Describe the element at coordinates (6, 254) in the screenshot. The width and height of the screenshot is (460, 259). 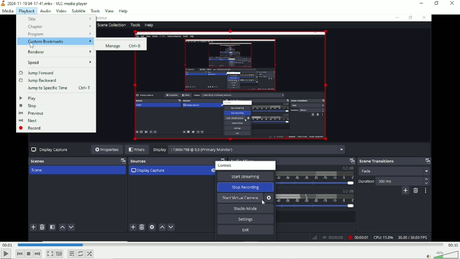
I see `Play` at that location.